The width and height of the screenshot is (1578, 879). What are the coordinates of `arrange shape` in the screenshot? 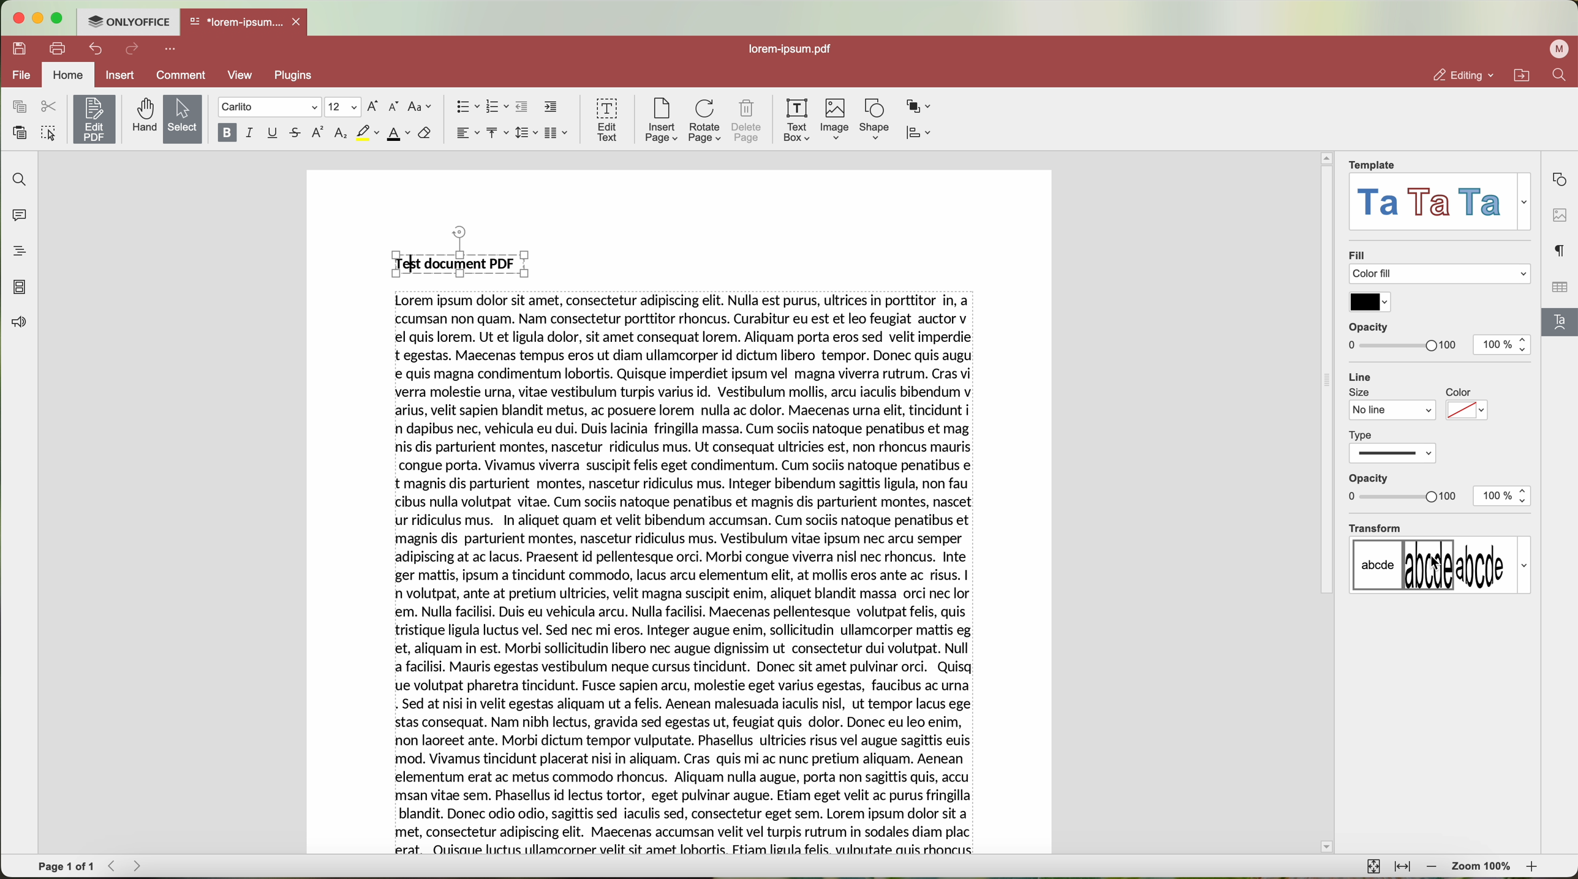 It's located at (920, 107).